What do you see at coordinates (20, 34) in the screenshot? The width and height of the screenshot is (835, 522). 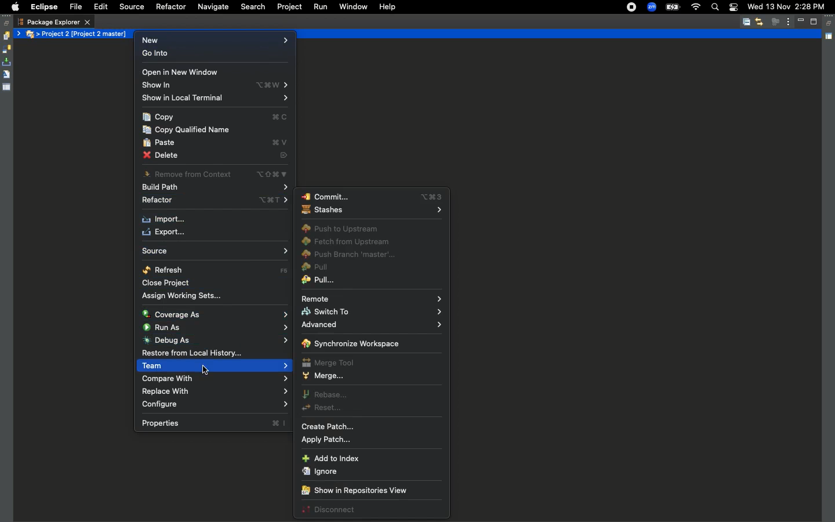 I see `Arrow` at bounding box center [20, 34].